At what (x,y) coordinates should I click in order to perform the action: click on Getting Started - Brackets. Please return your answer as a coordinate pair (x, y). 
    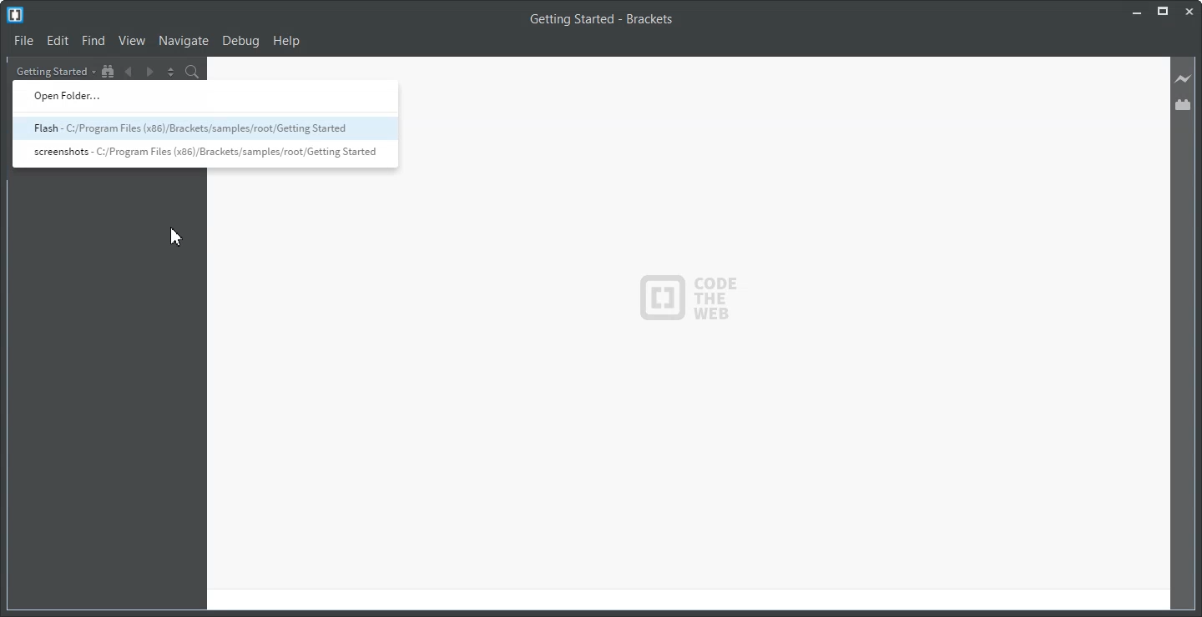
    Looking at the image, I should click on (601, 20).